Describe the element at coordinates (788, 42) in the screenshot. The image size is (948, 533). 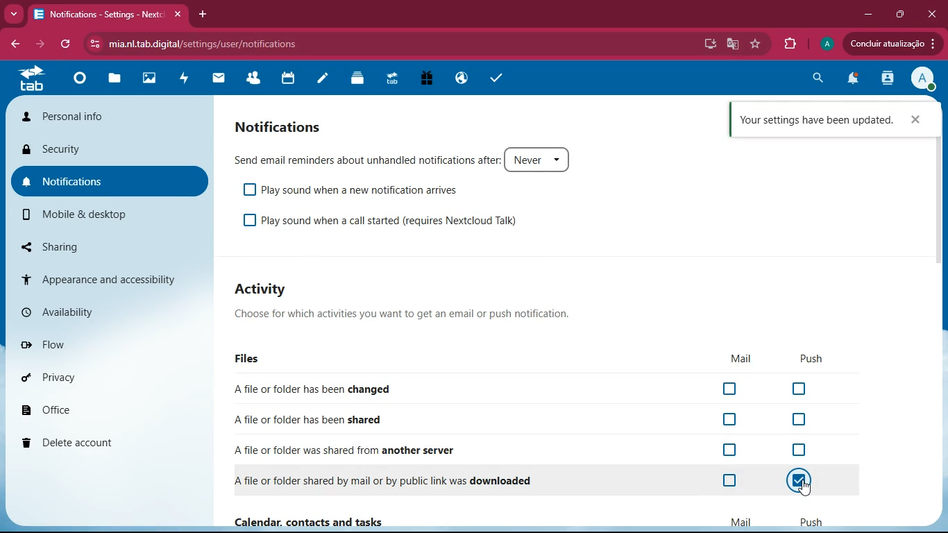
I see `extensions` at that location.